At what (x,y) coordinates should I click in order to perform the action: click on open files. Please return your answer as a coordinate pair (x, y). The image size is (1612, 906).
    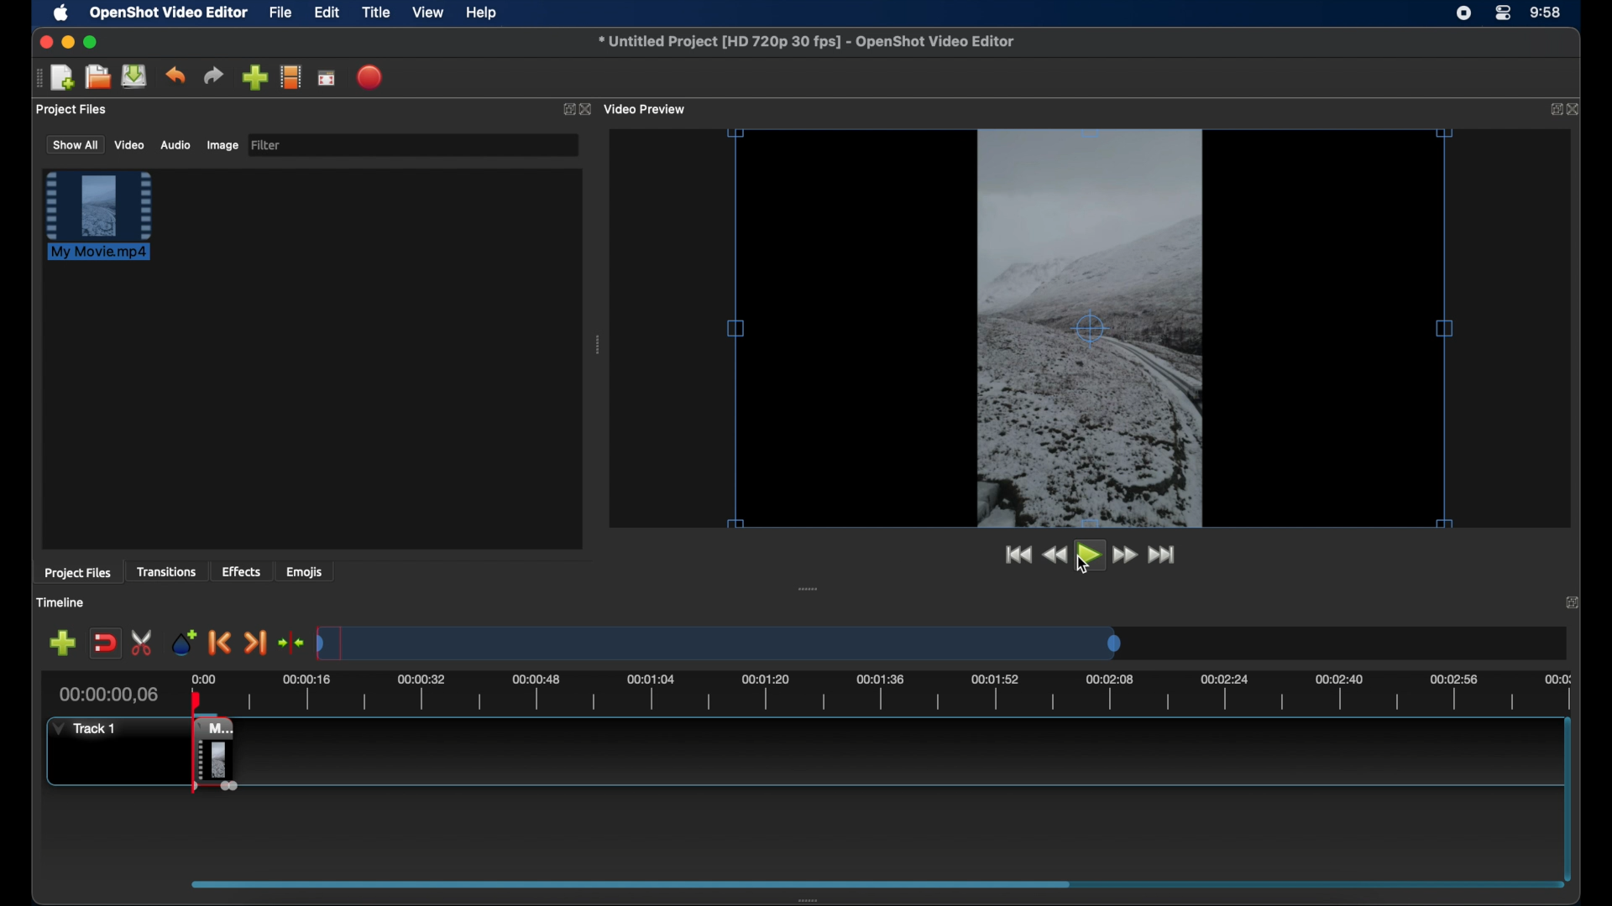
    Looking at the image, I should click on (98, 78).